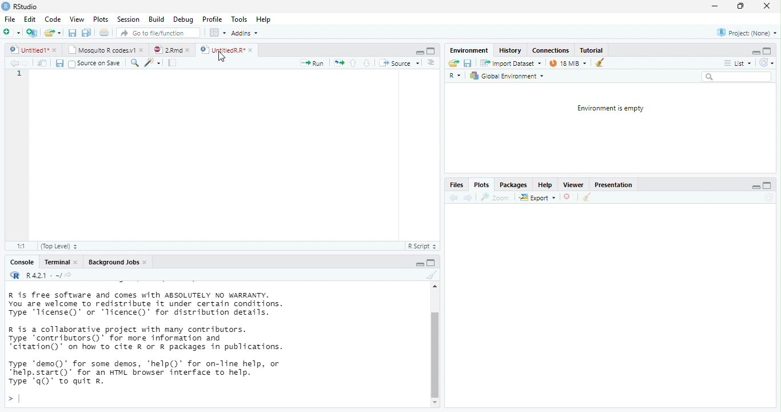  What do you see at coordinates (513, 185) in the screenshot?
I see `Packages` at bounding box center [513, 185].